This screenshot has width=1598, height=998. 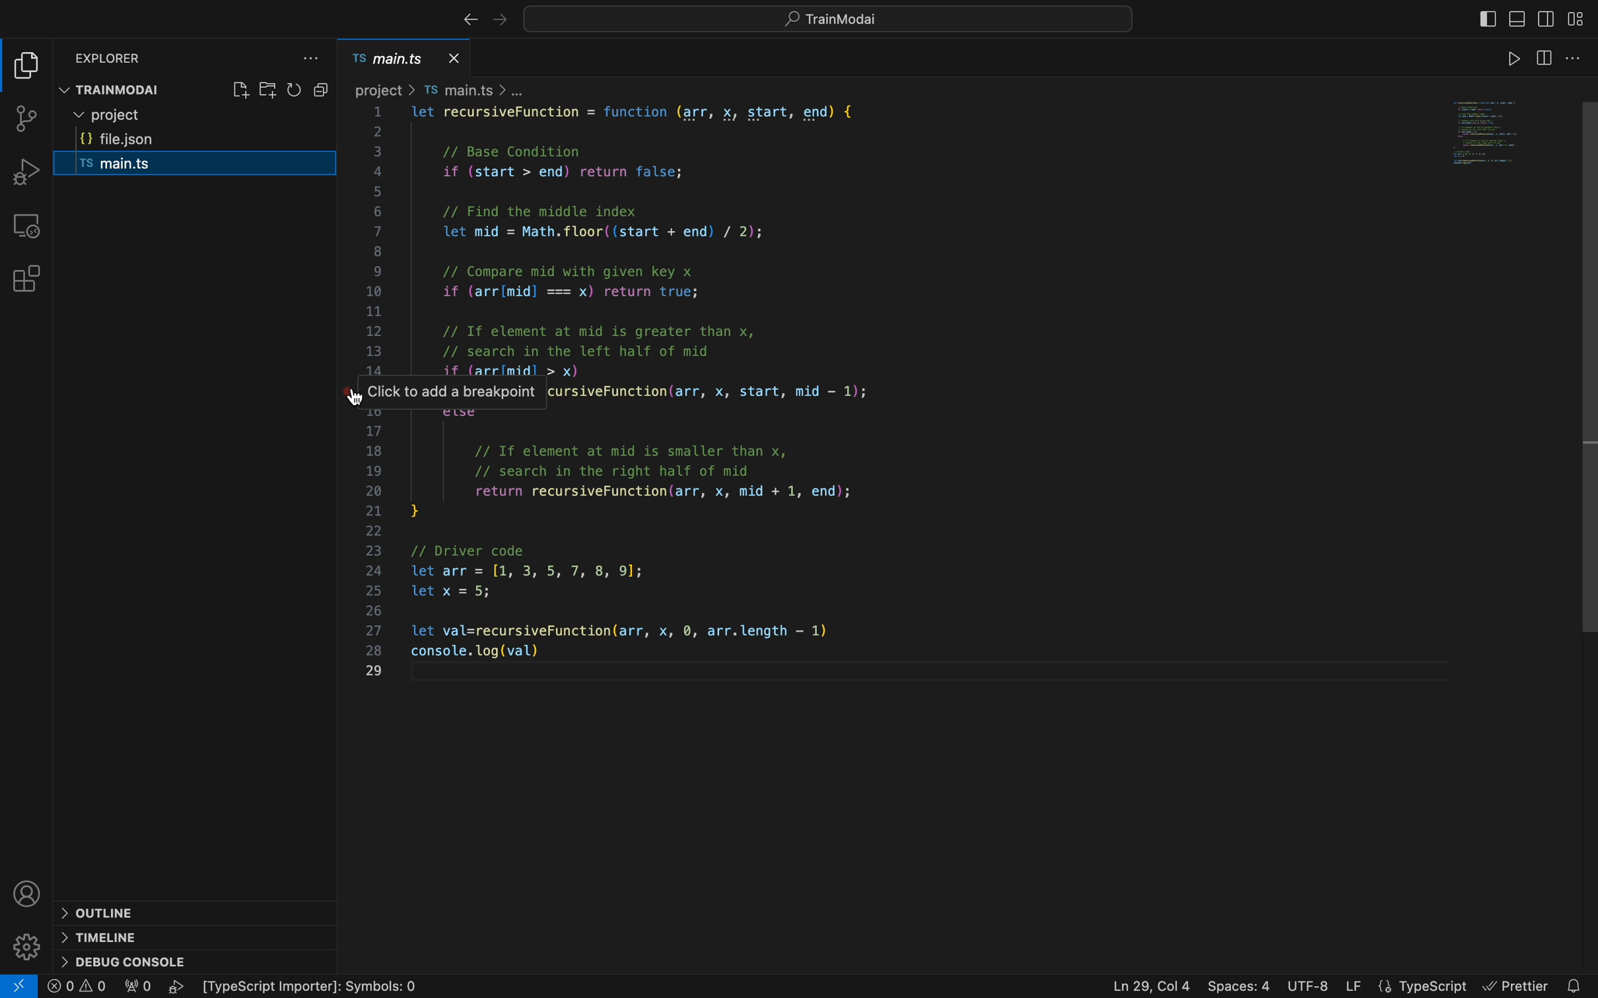 What do you see at coordinates (1241, 986) in the screenshot?
I see `Spaces : 4` at bounding box center [1241, 986].